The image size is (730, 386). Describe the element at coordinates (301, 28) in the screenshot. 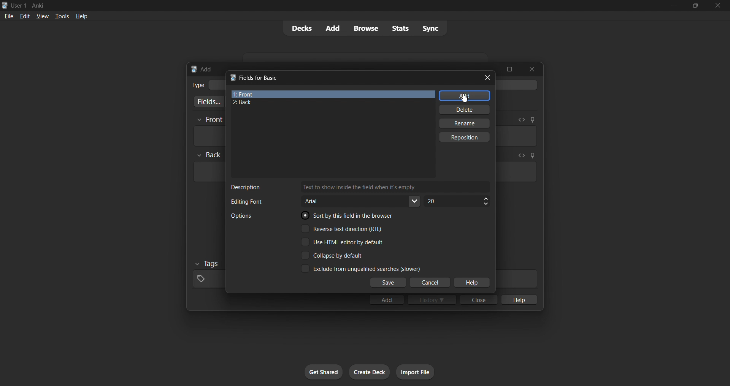

I see `decks` at that location.